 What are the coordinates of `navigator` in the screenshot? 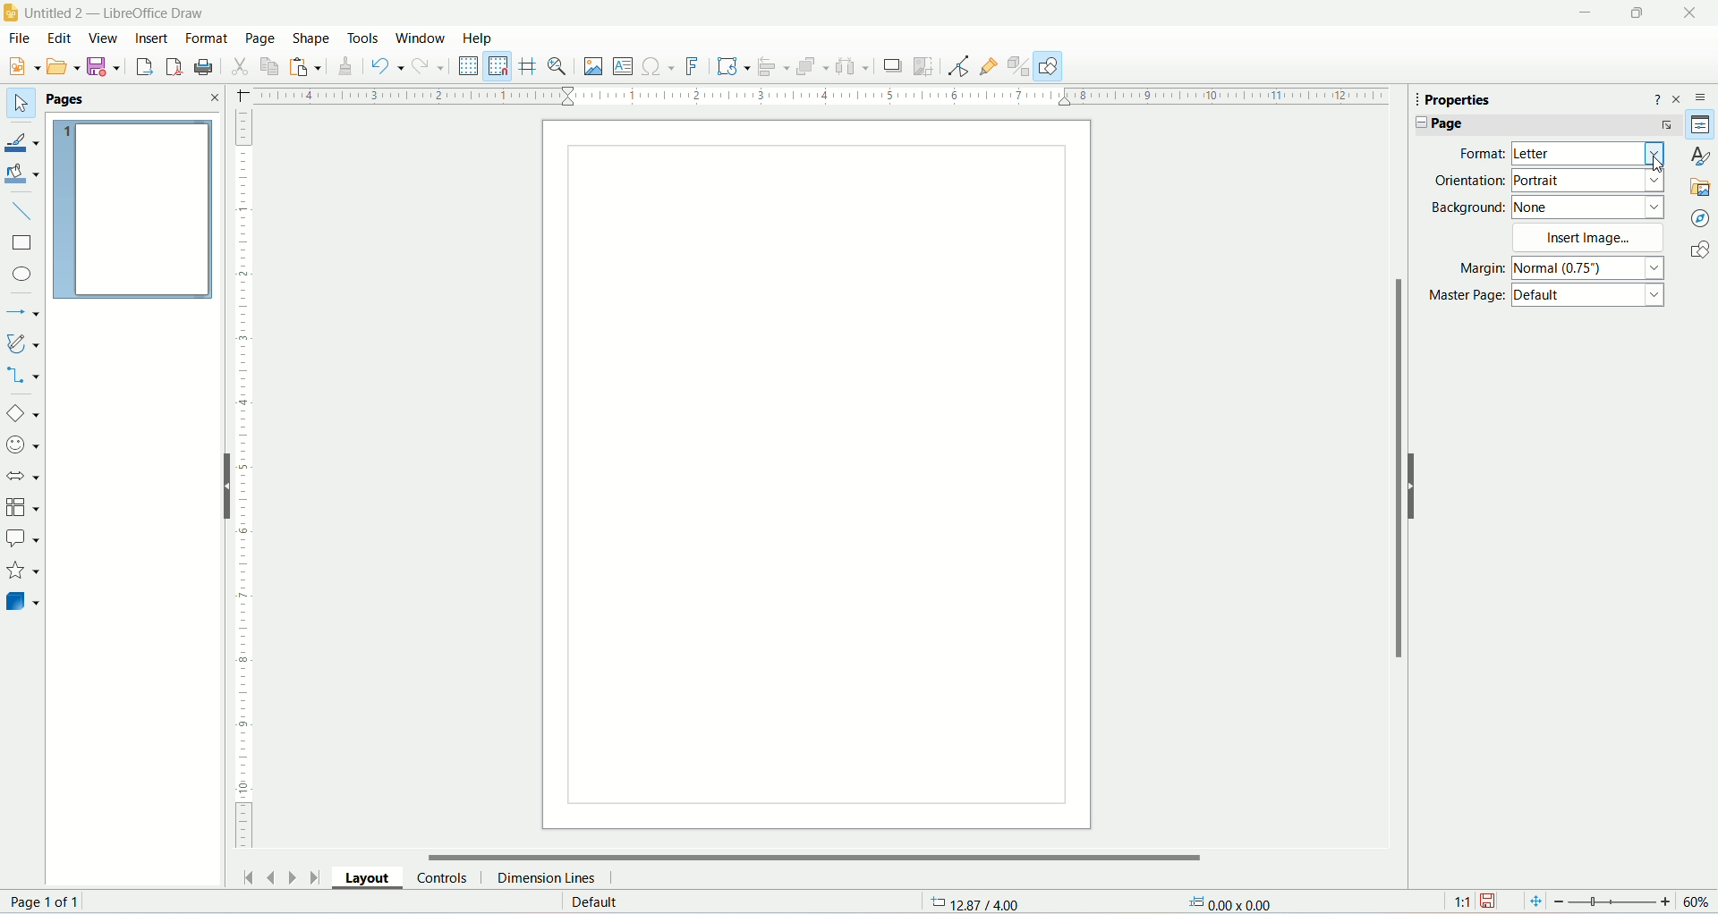 It's located at (1701, 218).